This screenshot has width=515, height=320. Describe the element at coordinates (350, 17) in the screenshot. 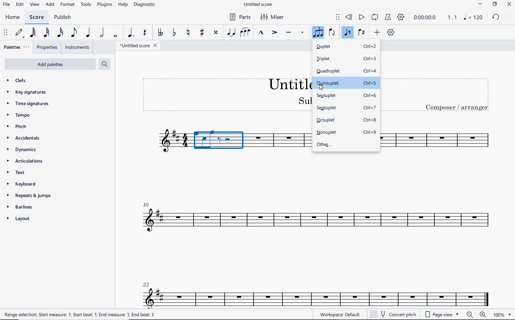

I see `REWIND` at that location.